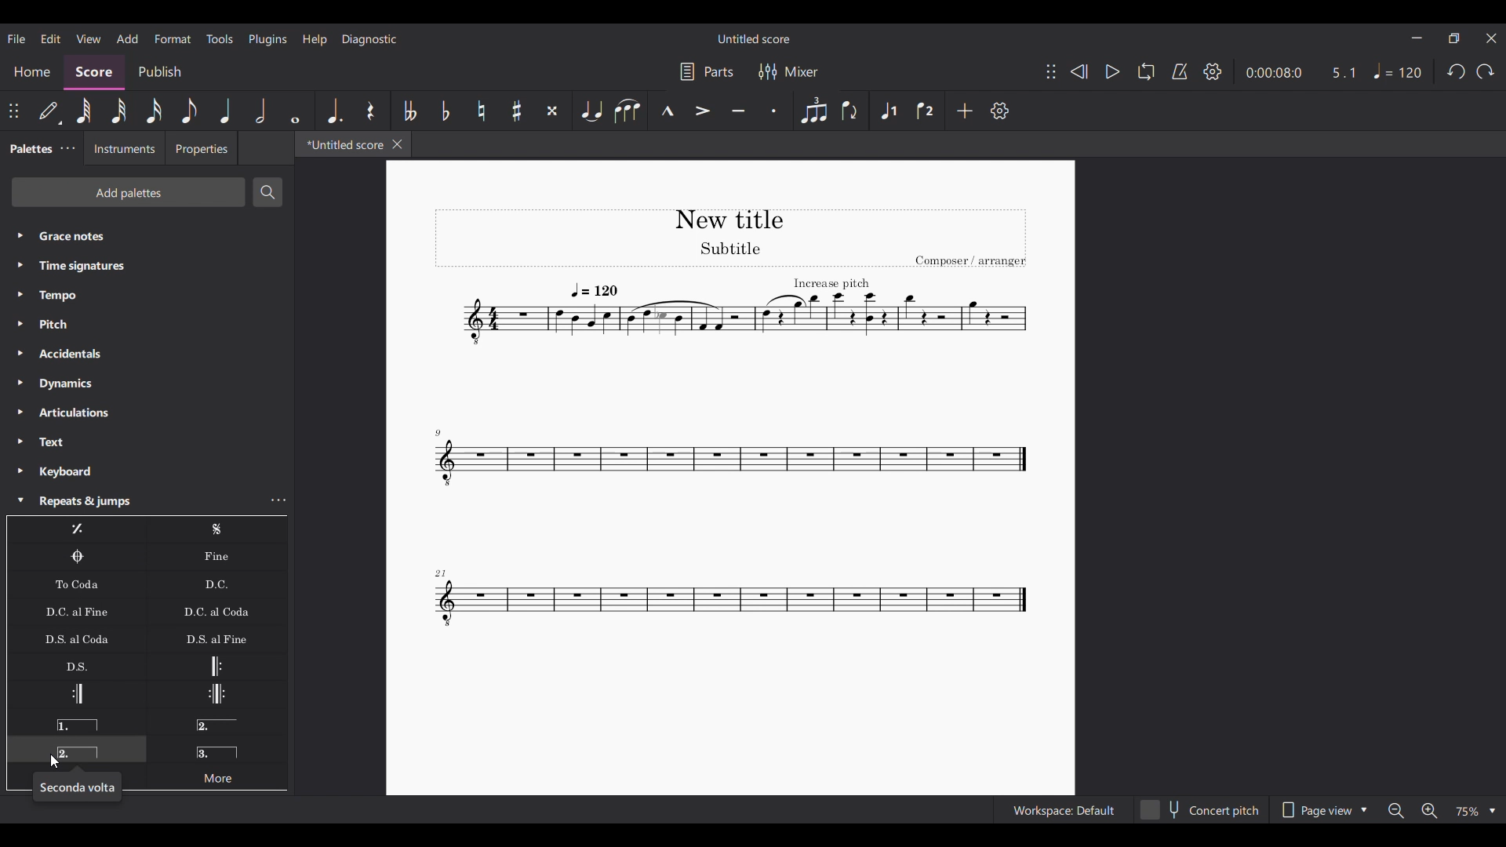 The width and height of the screenshot is (1506, 847). I want to click on Score, current section highlighted, so click(94, 72).